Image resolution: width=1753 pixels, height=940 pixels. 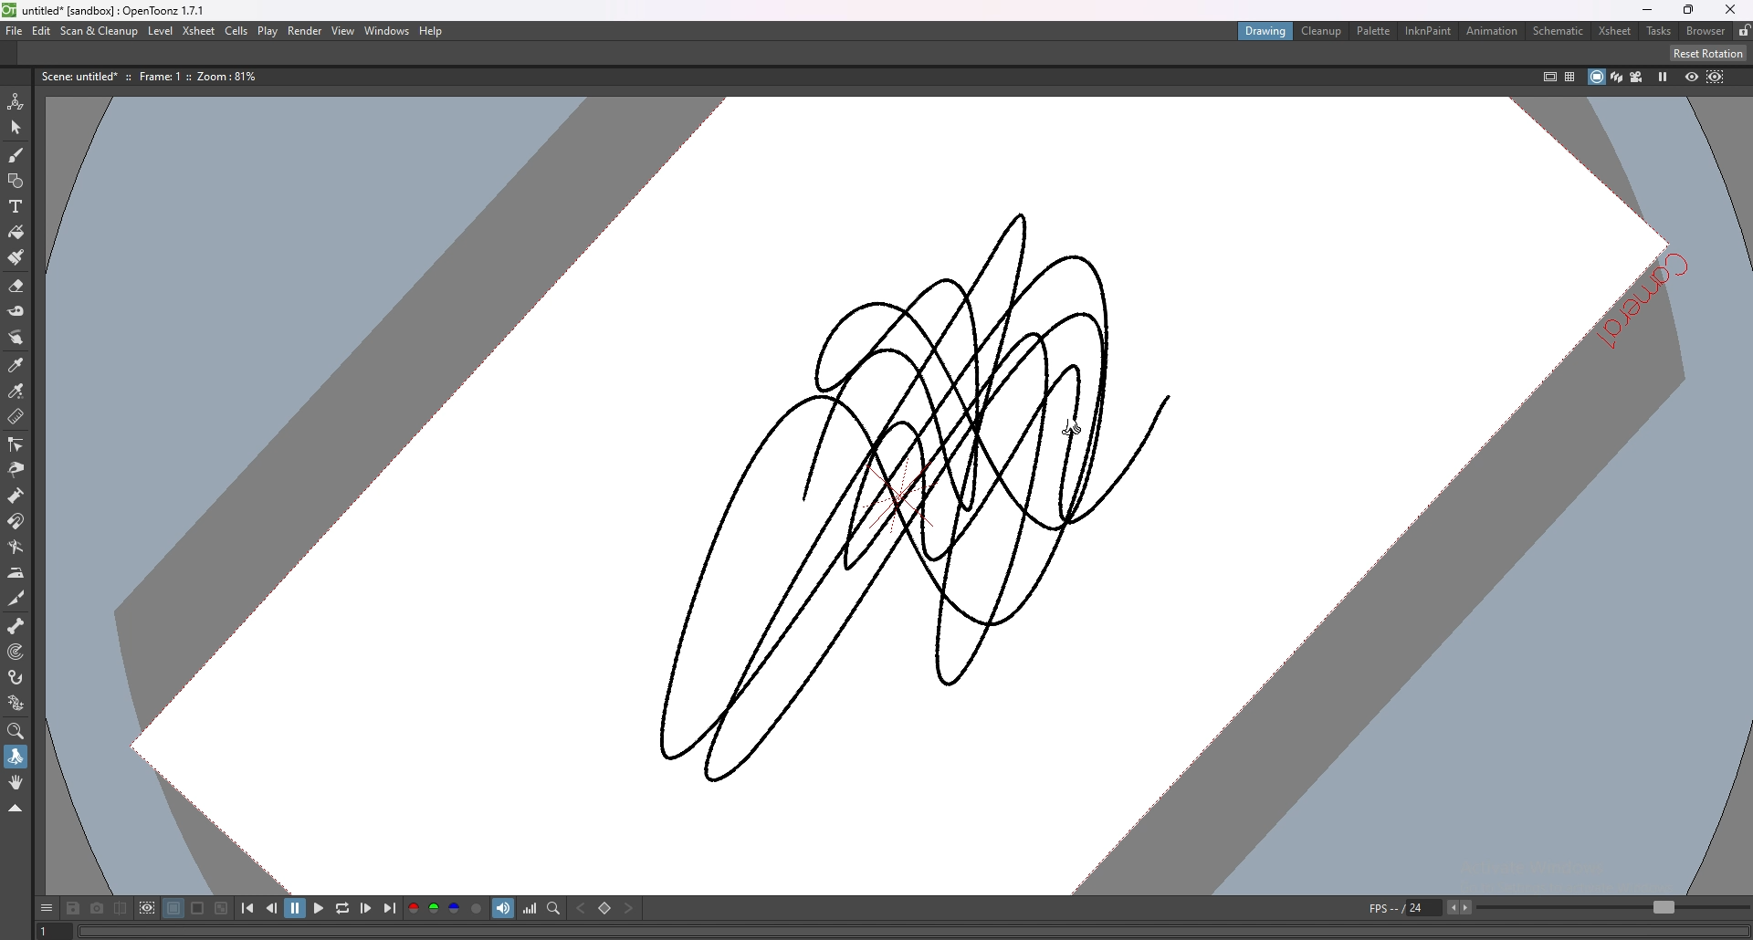 I want to click on preview, so click(x=1692, y=77).